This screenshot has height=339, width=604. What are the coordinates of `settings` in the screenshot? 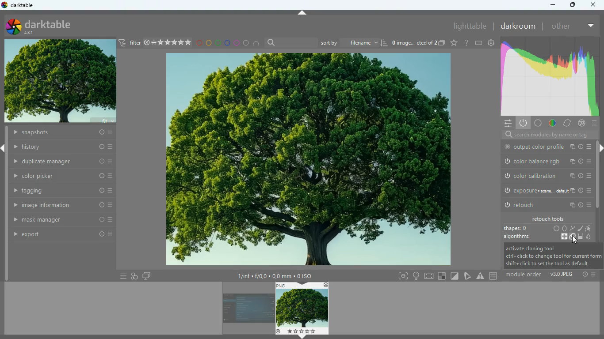 It's located at (491, 44).